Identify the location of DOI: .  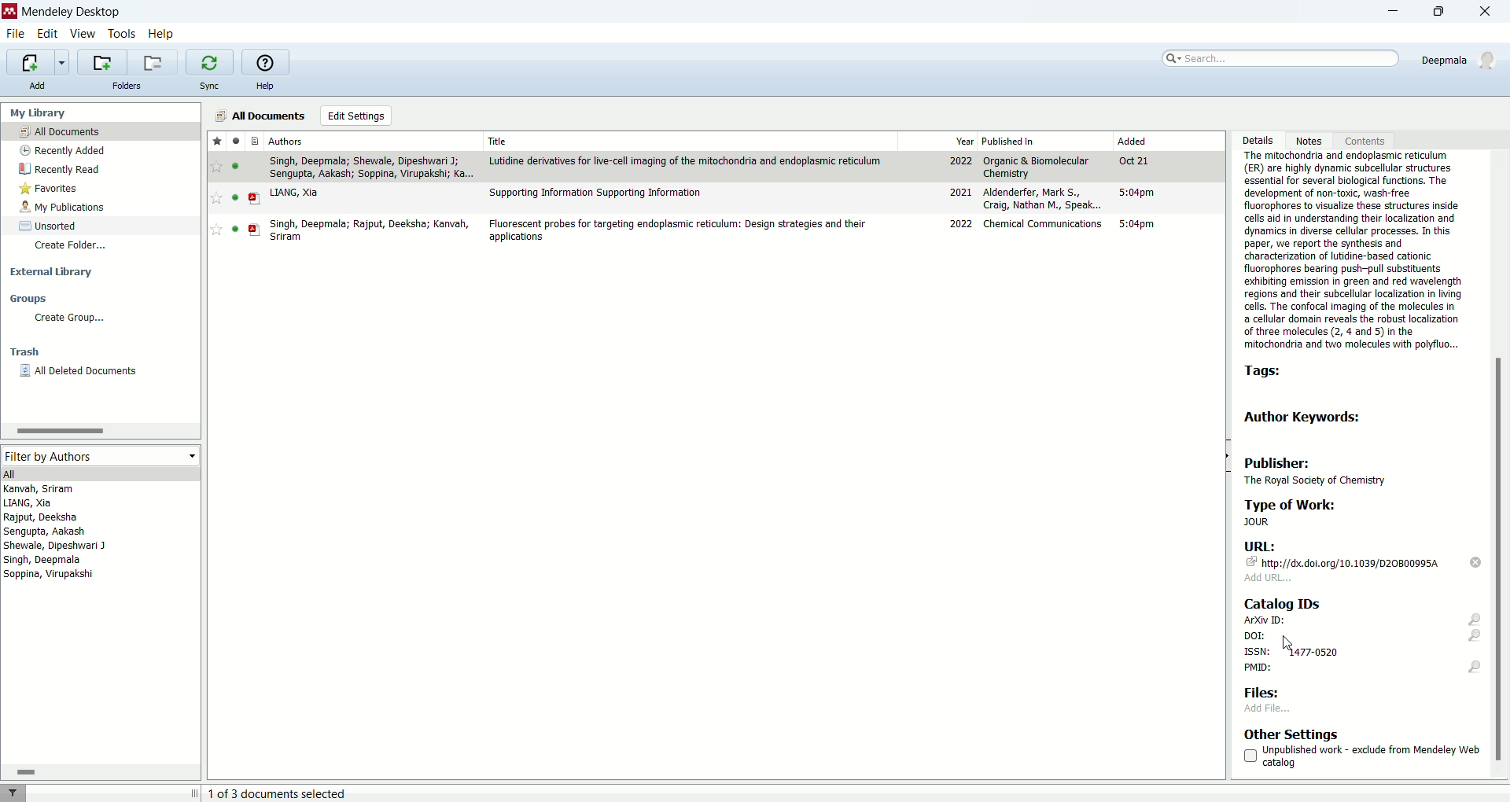
(1358, 637).